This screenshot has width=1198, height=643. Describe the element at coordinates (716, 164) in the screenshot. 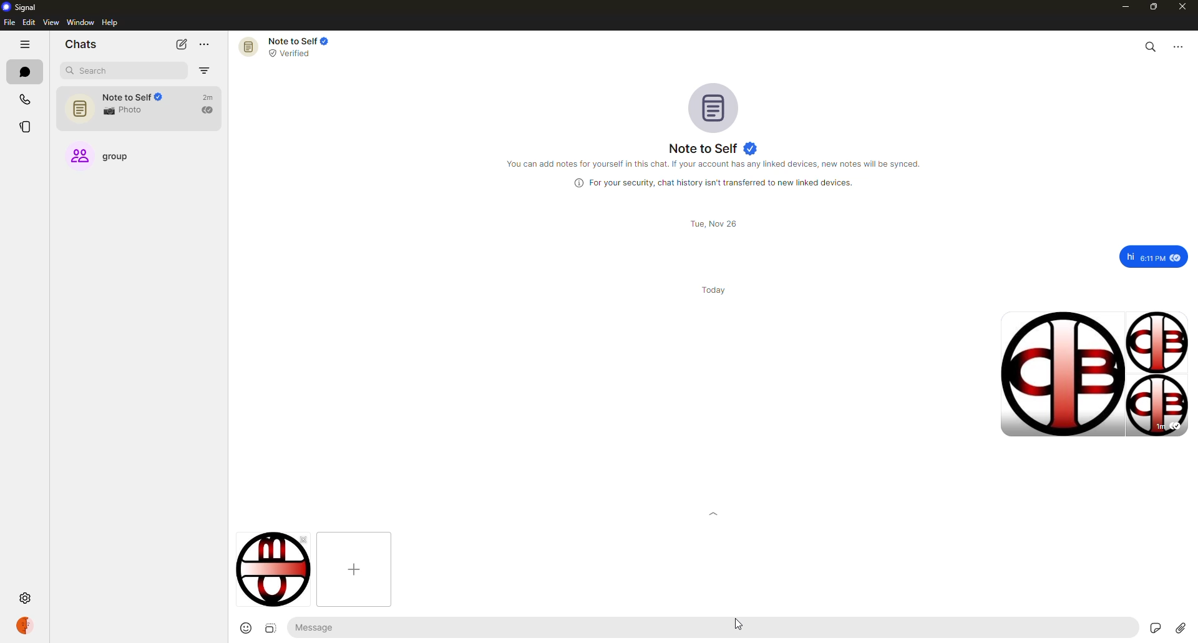

I see `info` at that location.